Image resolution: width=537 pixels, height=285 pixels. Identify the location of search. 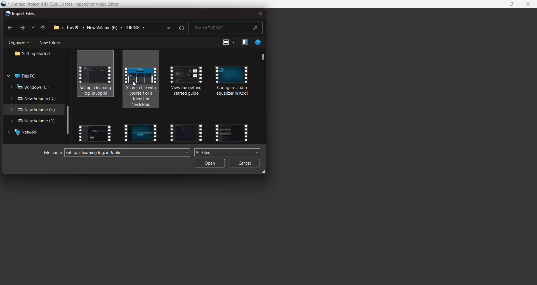
(227, 27).